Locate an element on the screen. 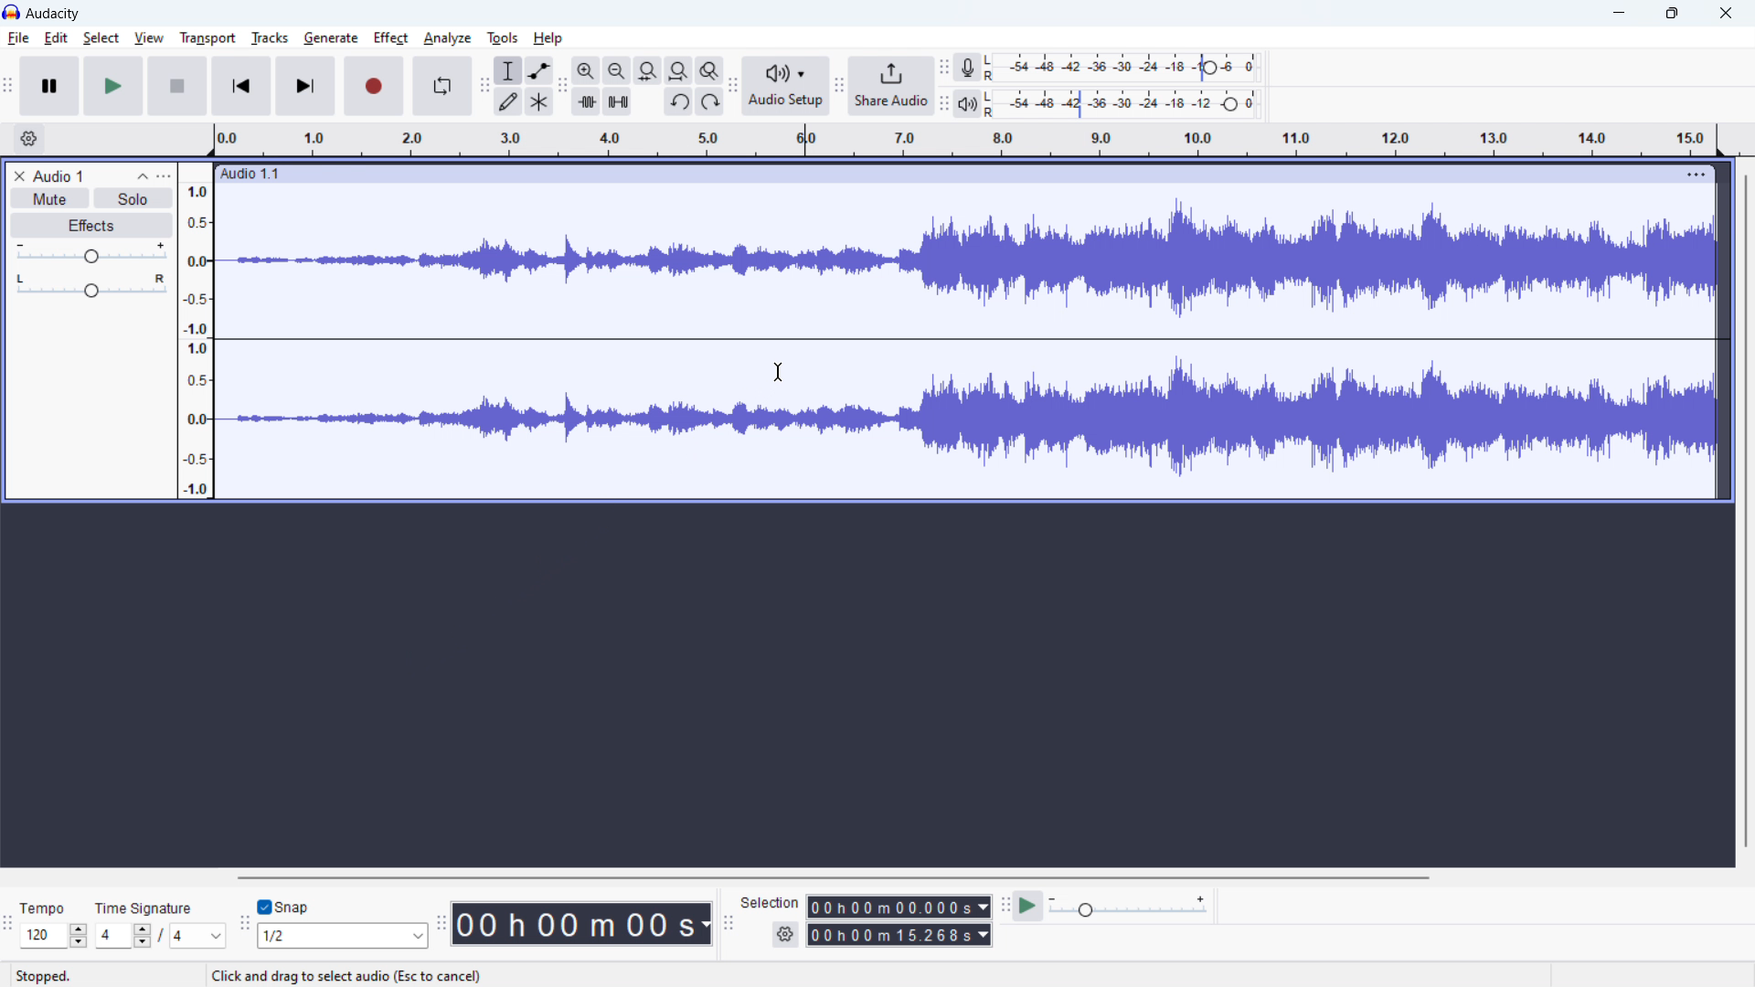 The width and height of the screenshot is (1755, 987). 4/4 (set time signature) is located at coordinates (160, 937).